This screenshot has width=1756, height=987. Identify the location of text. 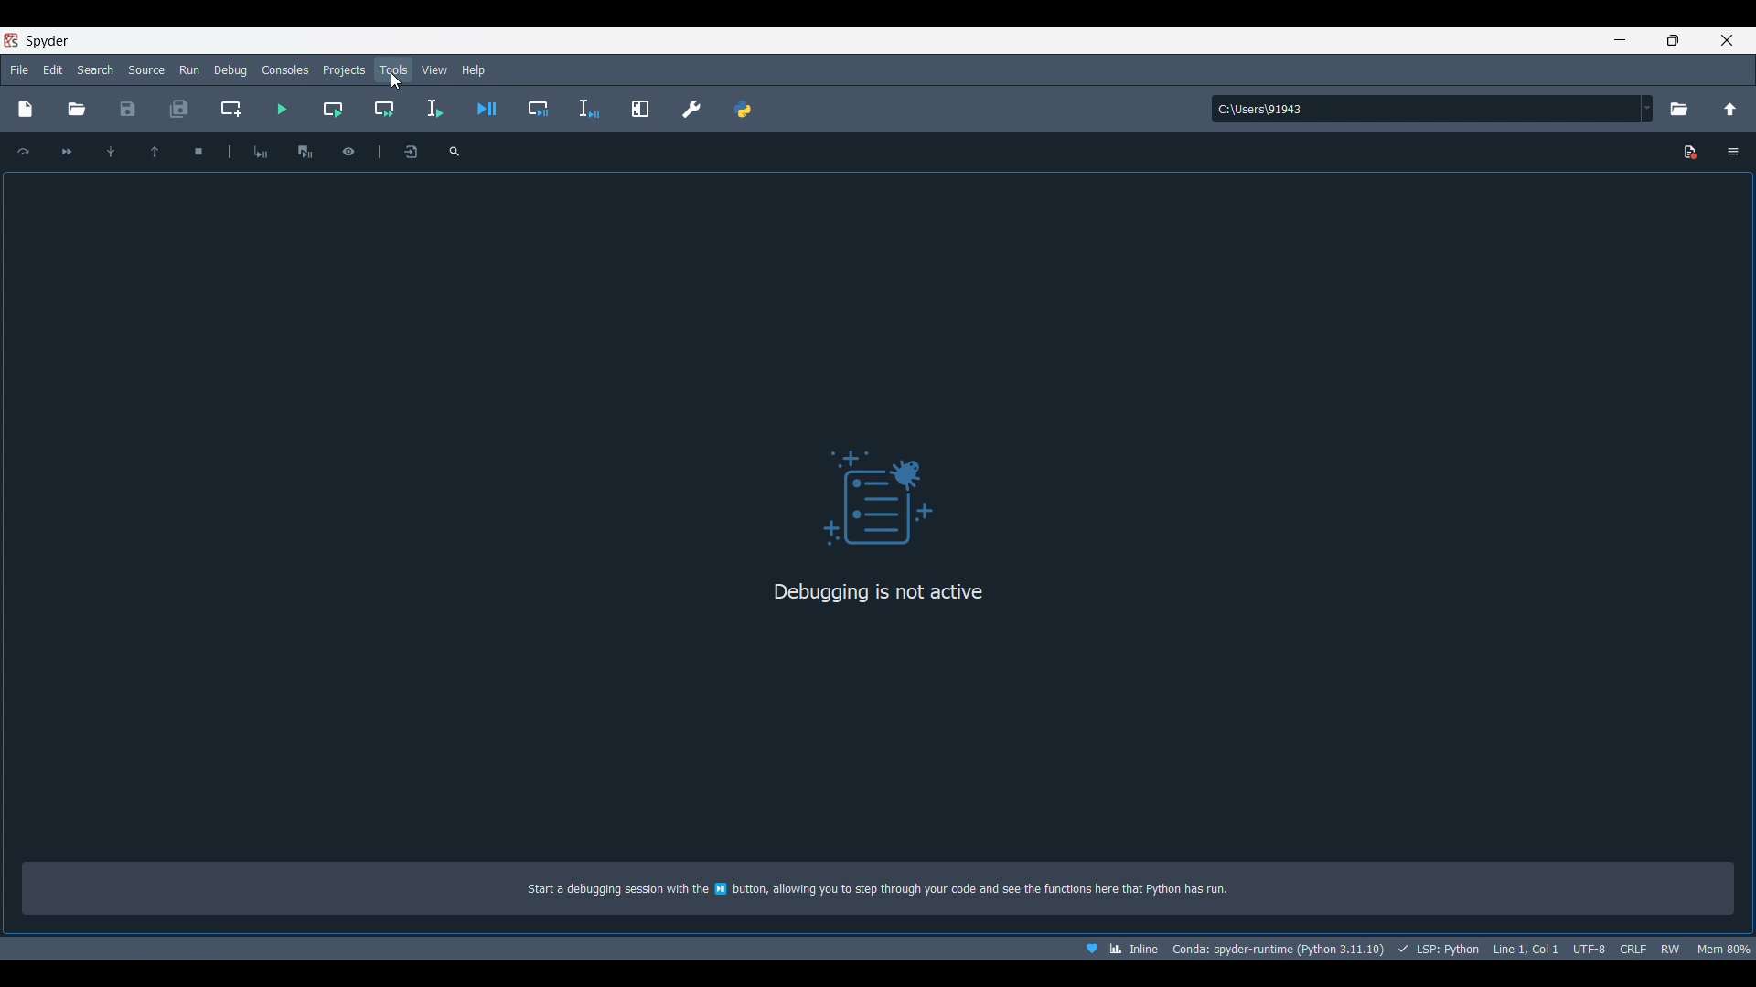
(894, 890).